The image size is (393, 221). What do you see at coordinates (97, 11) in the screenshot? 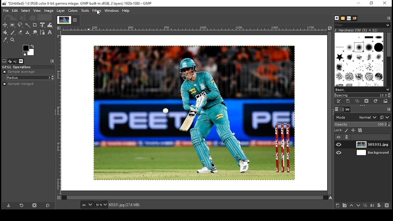
I see `filters` at bounding box center [97, 11].